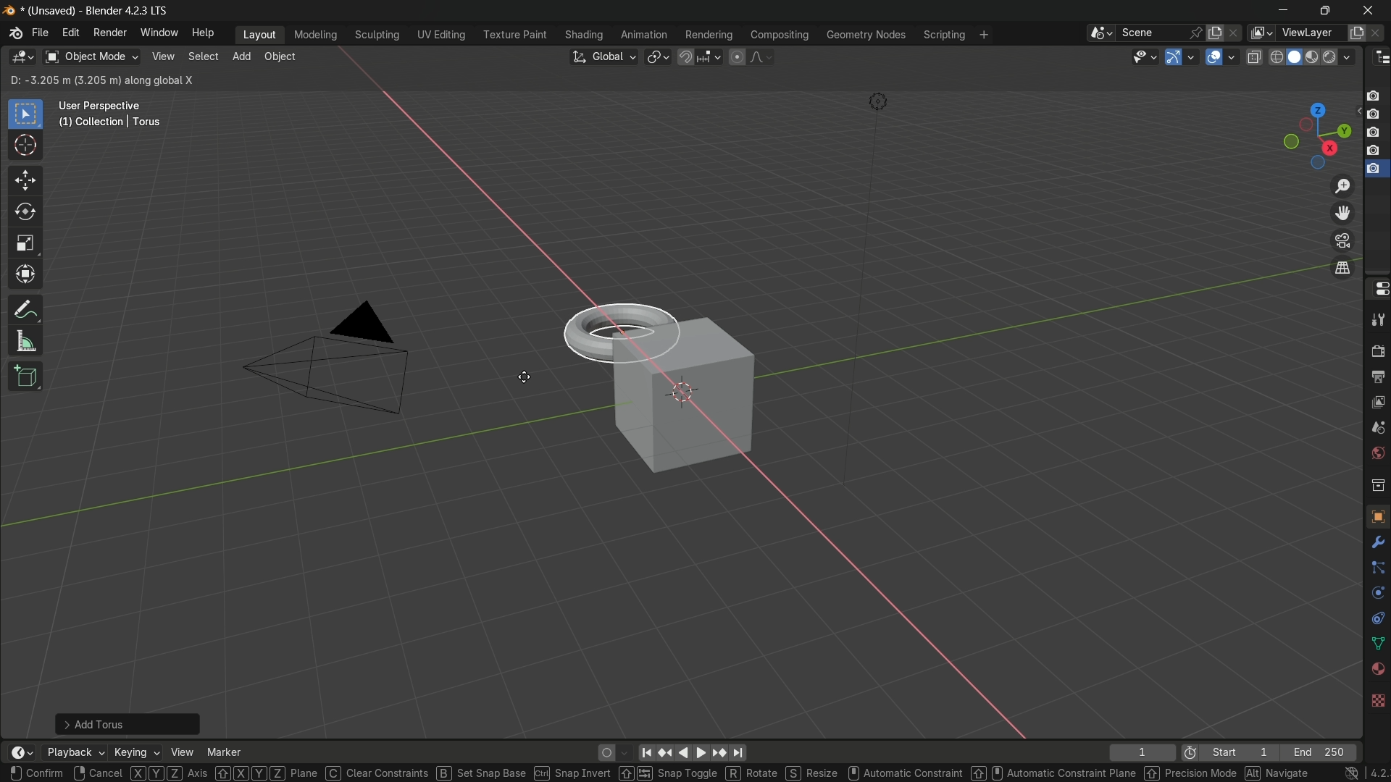  I want to click on file menu, so click(41, 33).